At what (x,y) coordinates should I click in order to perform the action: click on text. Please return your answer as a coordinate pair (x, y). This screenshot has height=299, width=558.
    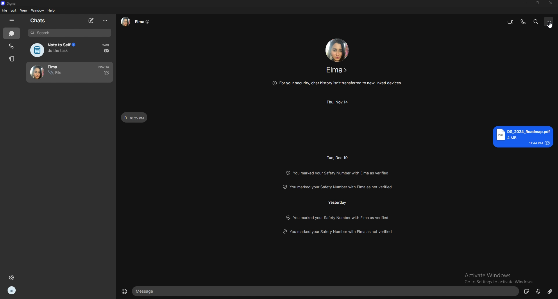
    Looking at the image, I should click on (523, 137).